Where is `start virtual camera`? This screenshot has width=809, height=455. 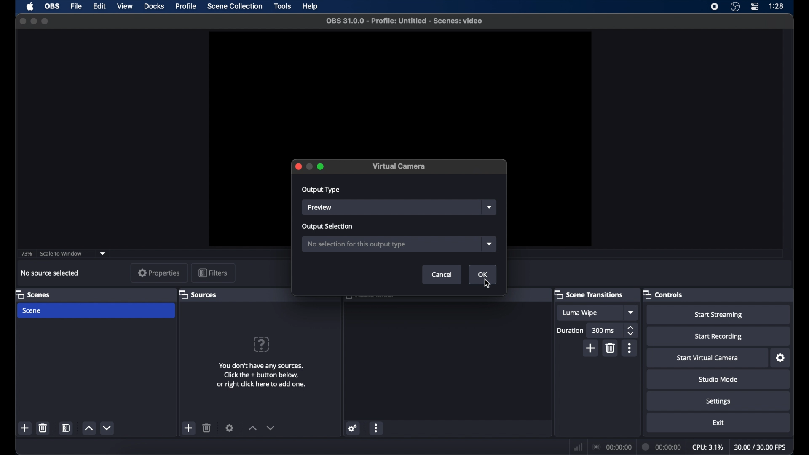 start virtual camera is located at coordinates (707, 358).